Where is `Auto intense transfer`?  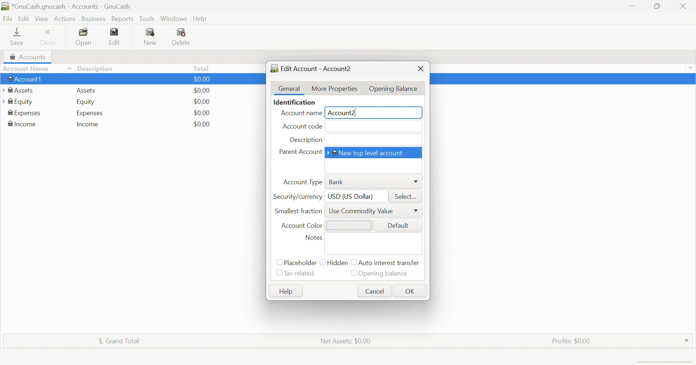
Auto intense transfer is located at coordinates (387, 262).